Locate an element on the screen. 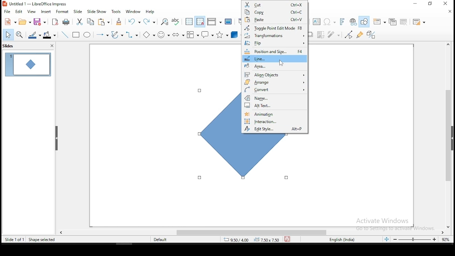 The width and height of the screenshot is (455, 256). save is located at coordinates (287, 239).